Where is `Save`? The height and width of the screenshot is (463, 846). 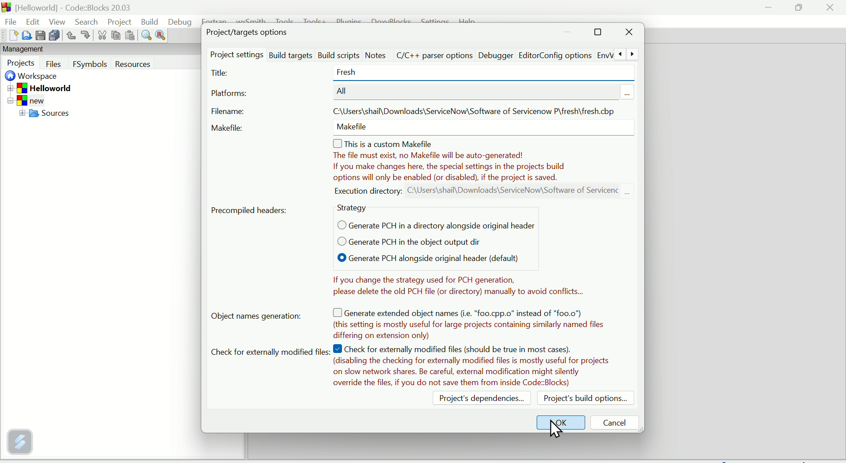
Save is located at coordinates (41, 35).